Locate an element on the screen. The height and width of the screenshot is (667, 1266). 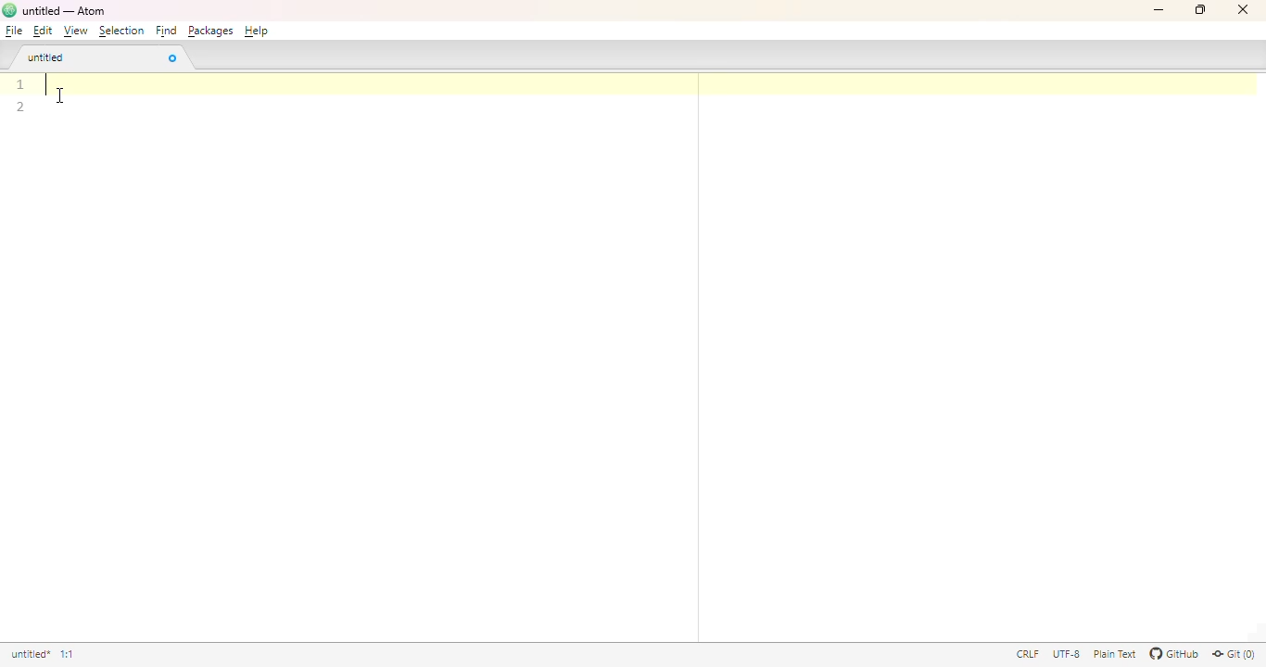
UTF-8 is located at coordinates (1066, 654).